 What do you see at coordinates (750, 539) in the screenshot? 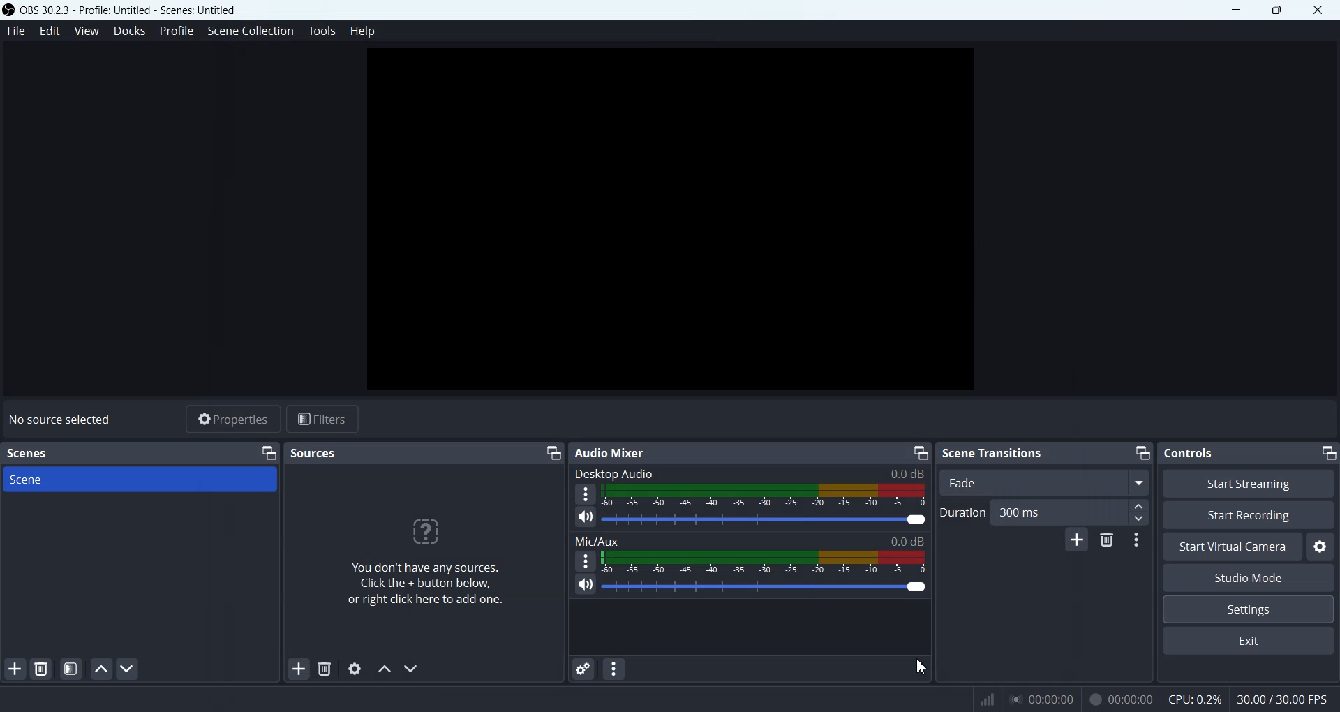
I see `Mix/Aux 0.0 dB` at bounding box center [750, 539].